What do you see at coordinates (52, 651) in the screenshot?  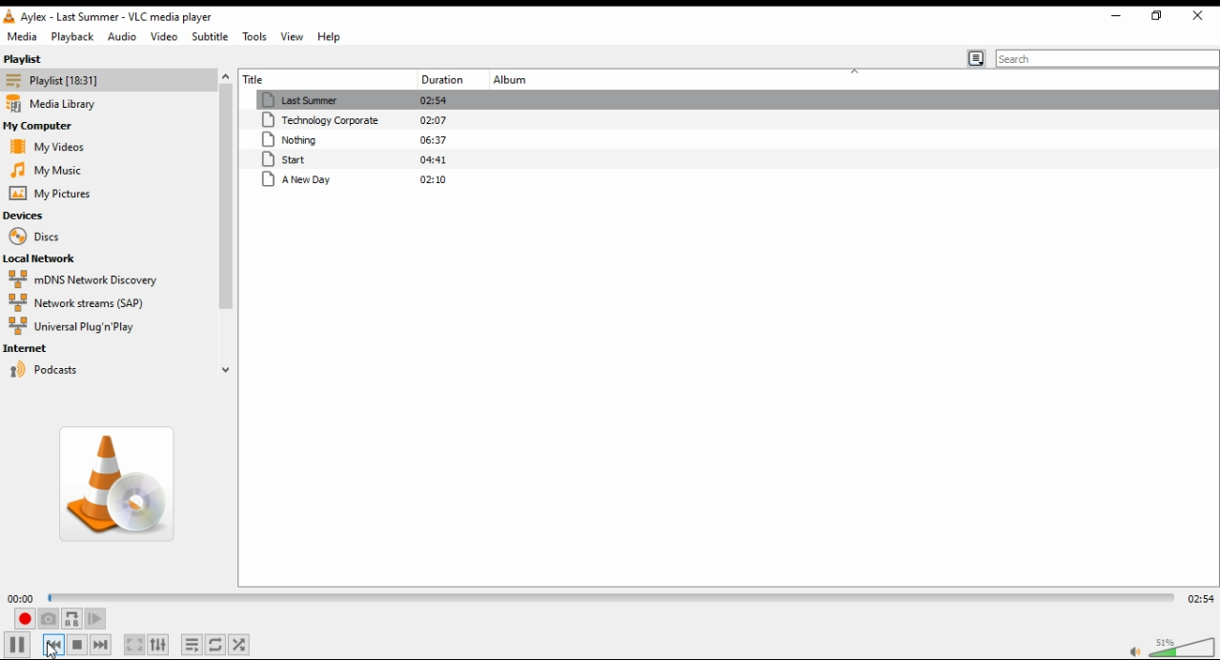 I see `cursor` at bounding box center [52, 651].